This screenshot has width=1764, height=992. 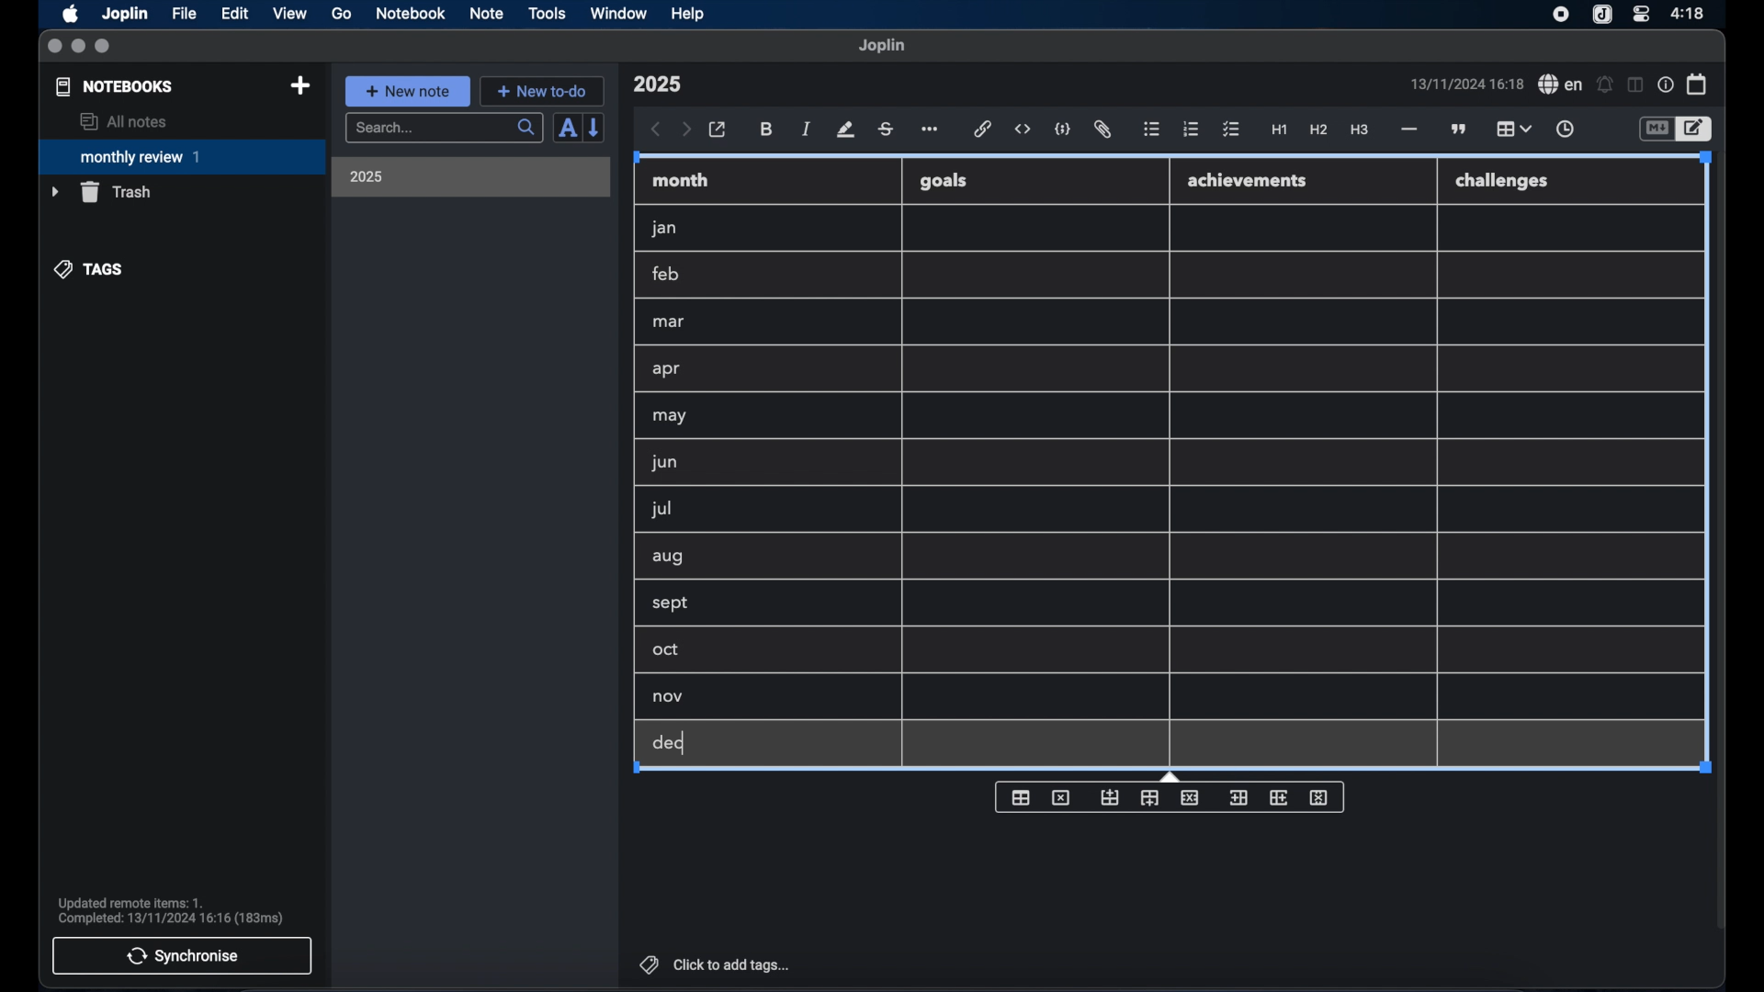 What do you see at coordinates (1240, 796) in the screenshot?
I see `insert column before` at bounding box center [1240, 796].